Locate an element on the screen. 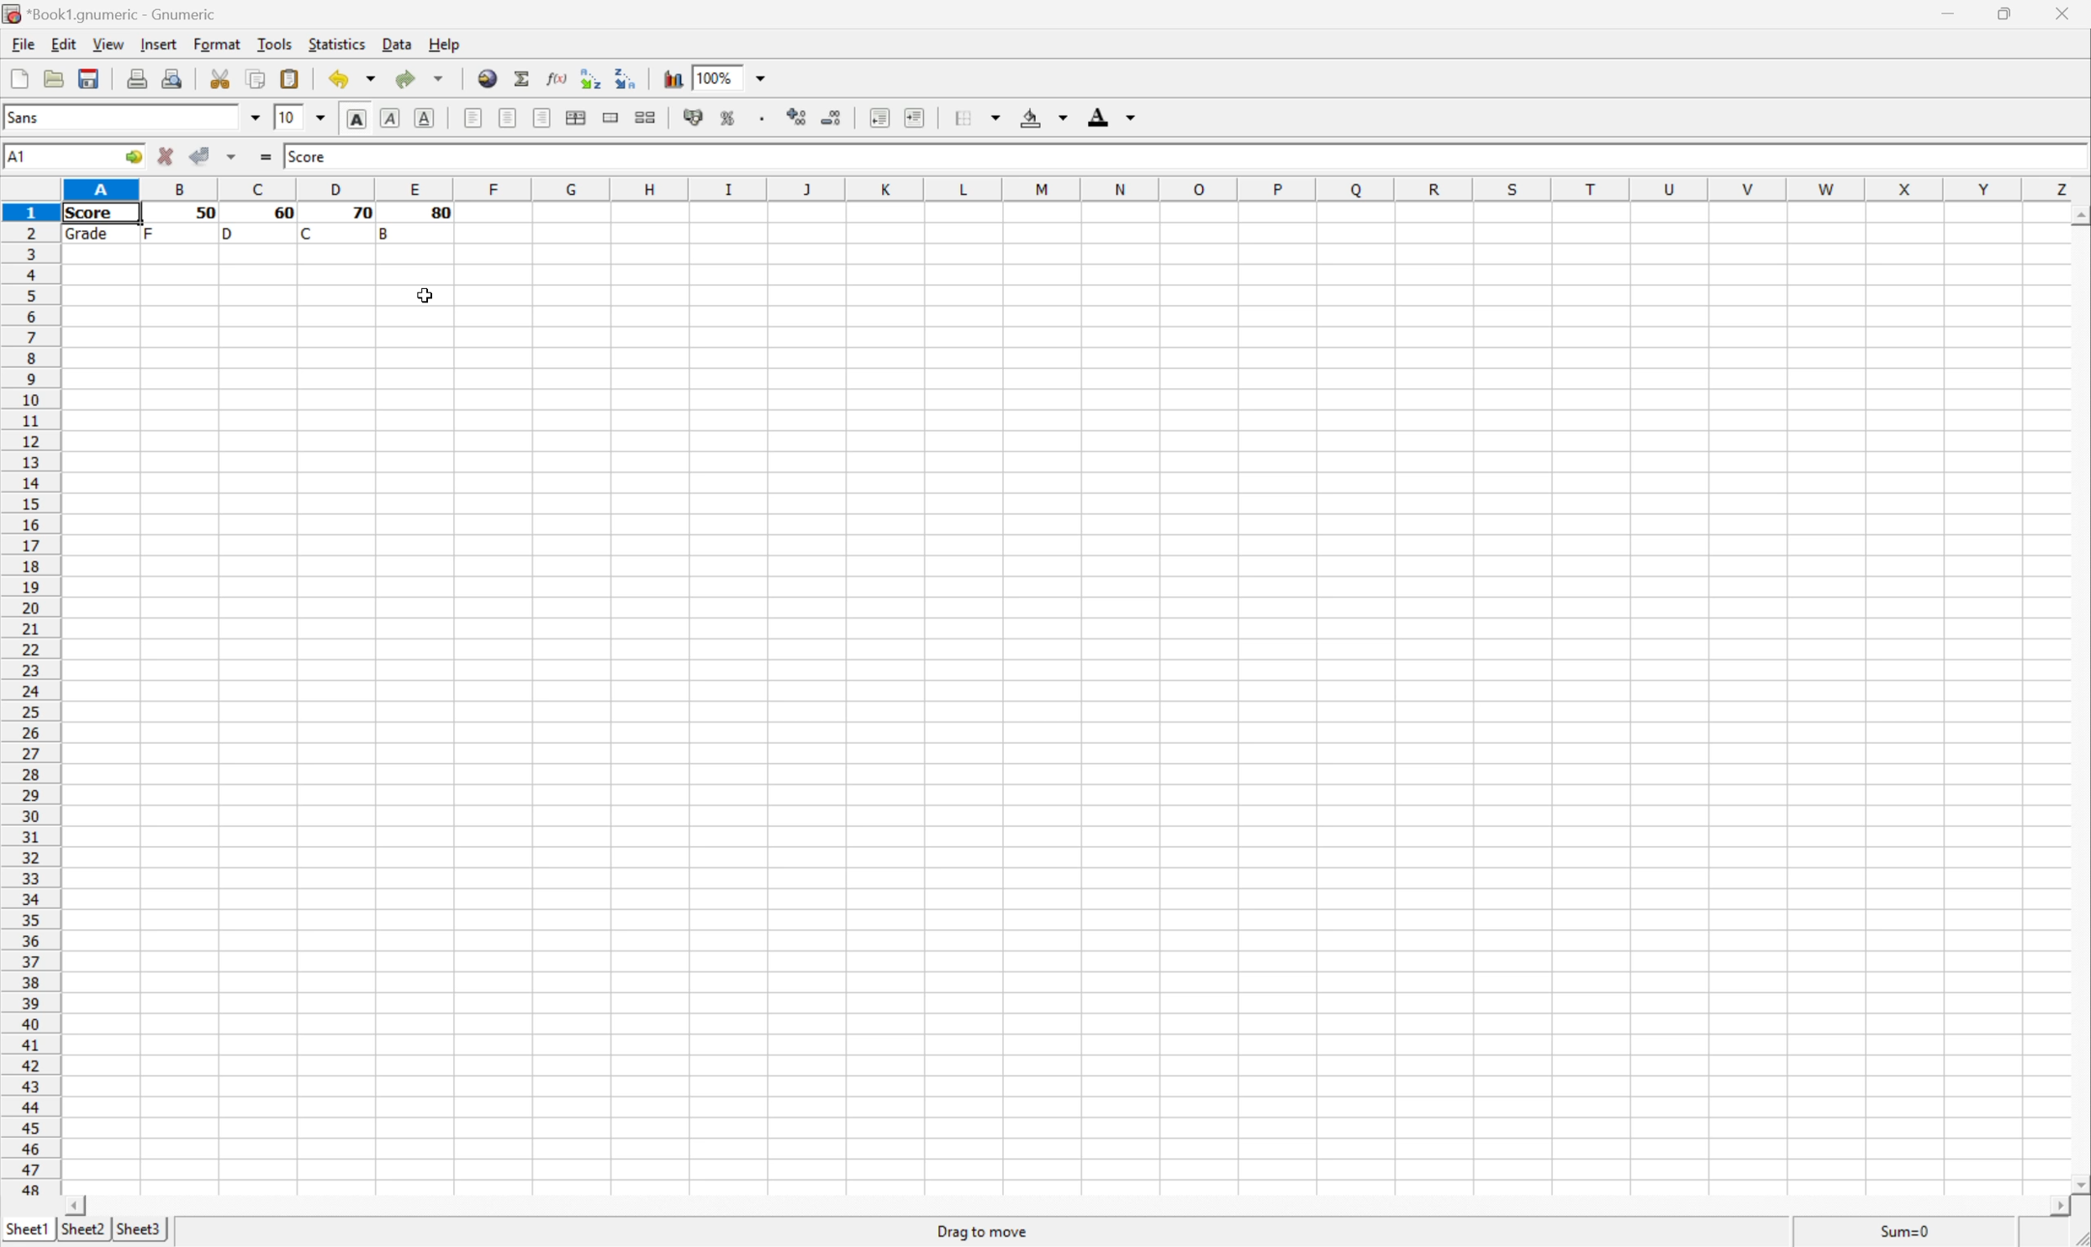  Sheet 2 is located at coordinates (84, 1228).